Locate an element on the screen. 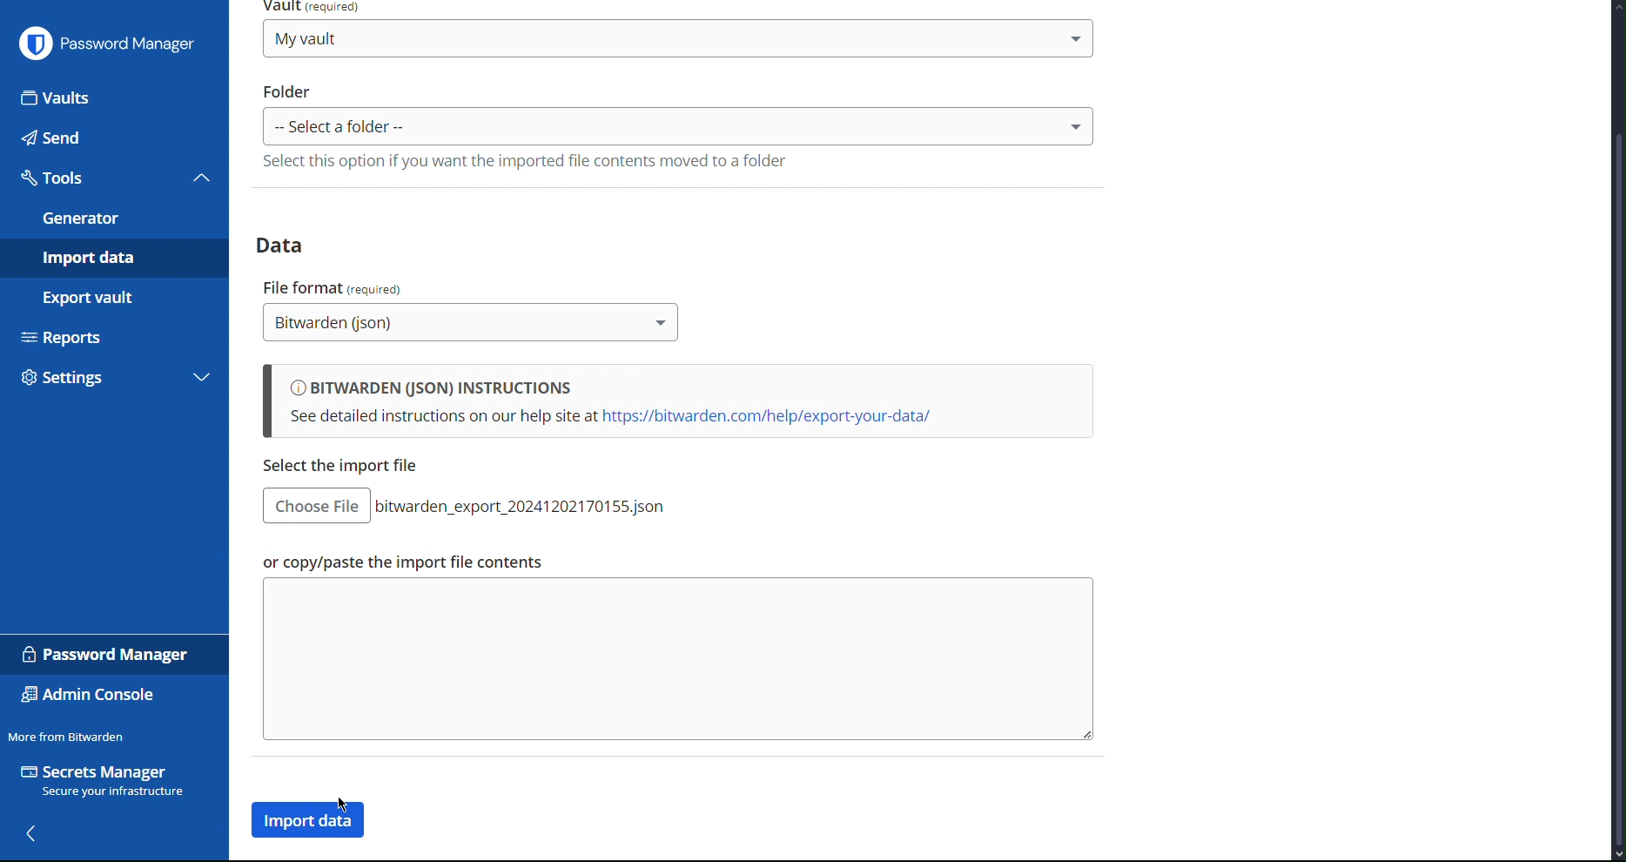 The height and width of the screenshot is (862, 1626). Bitwarden (json) instructions is located at coordinates (677, 402).